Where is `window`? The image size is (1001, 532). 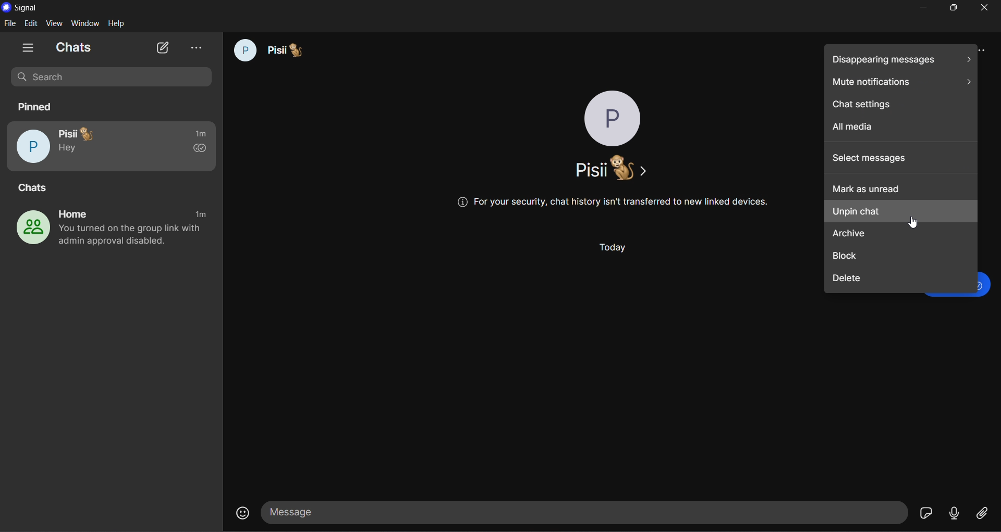
window is located at coordinates (86, 23).